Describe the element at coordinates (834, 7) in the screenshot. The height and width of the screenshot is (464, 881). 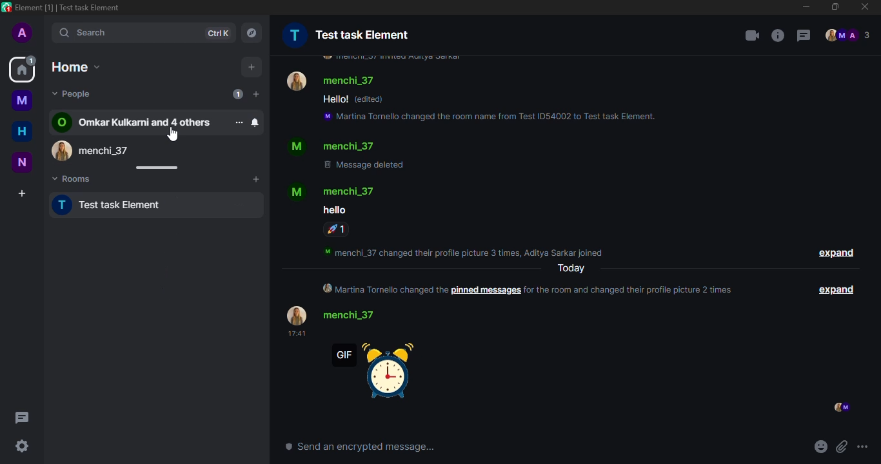
I see `maximize` at that location.